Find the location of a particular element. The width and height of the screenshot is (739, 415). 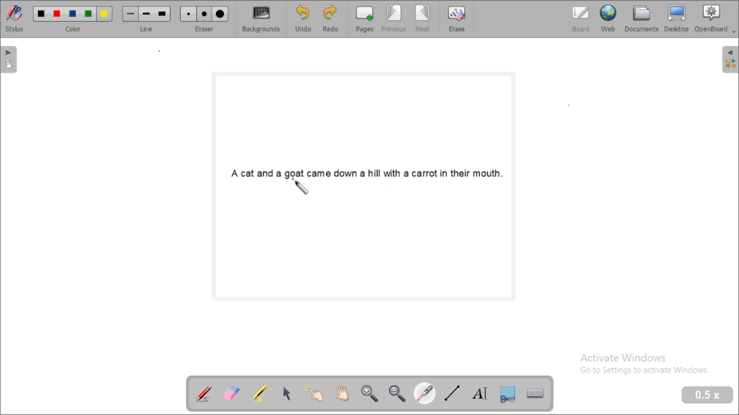

openboard is located at coordinates (711, 18).